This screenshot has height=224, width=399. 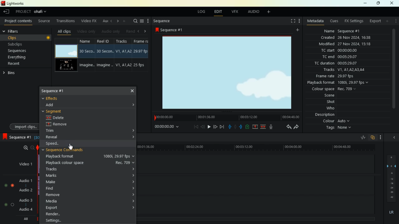 What do you see at coordinates (388, 21) in the screenshot?
I see `add` at bounding box center [388, 21].